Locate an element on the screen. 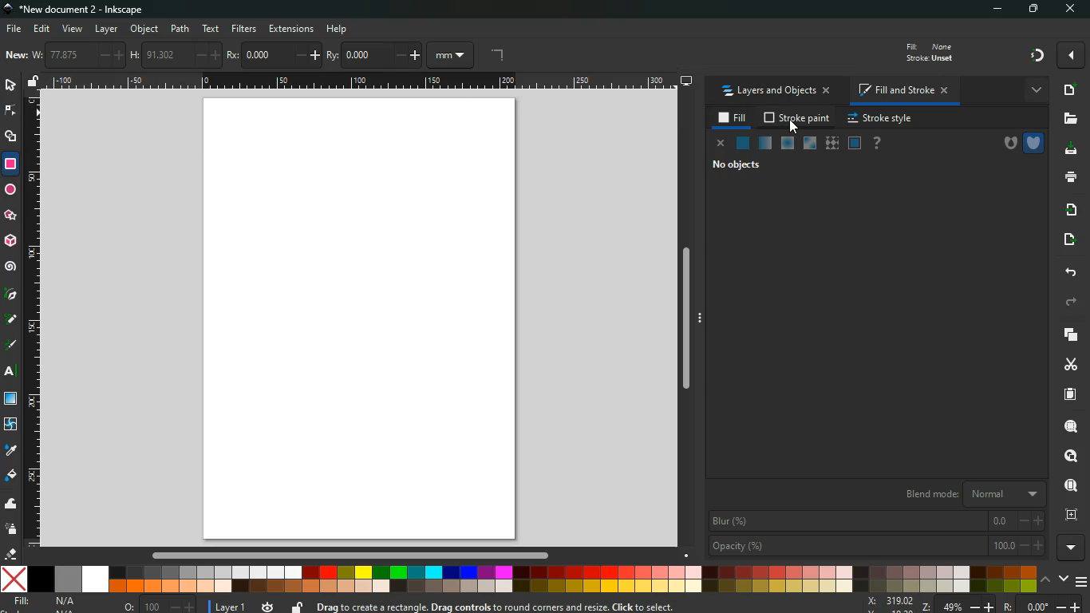  ellipse is located at coordinates (9, 188).